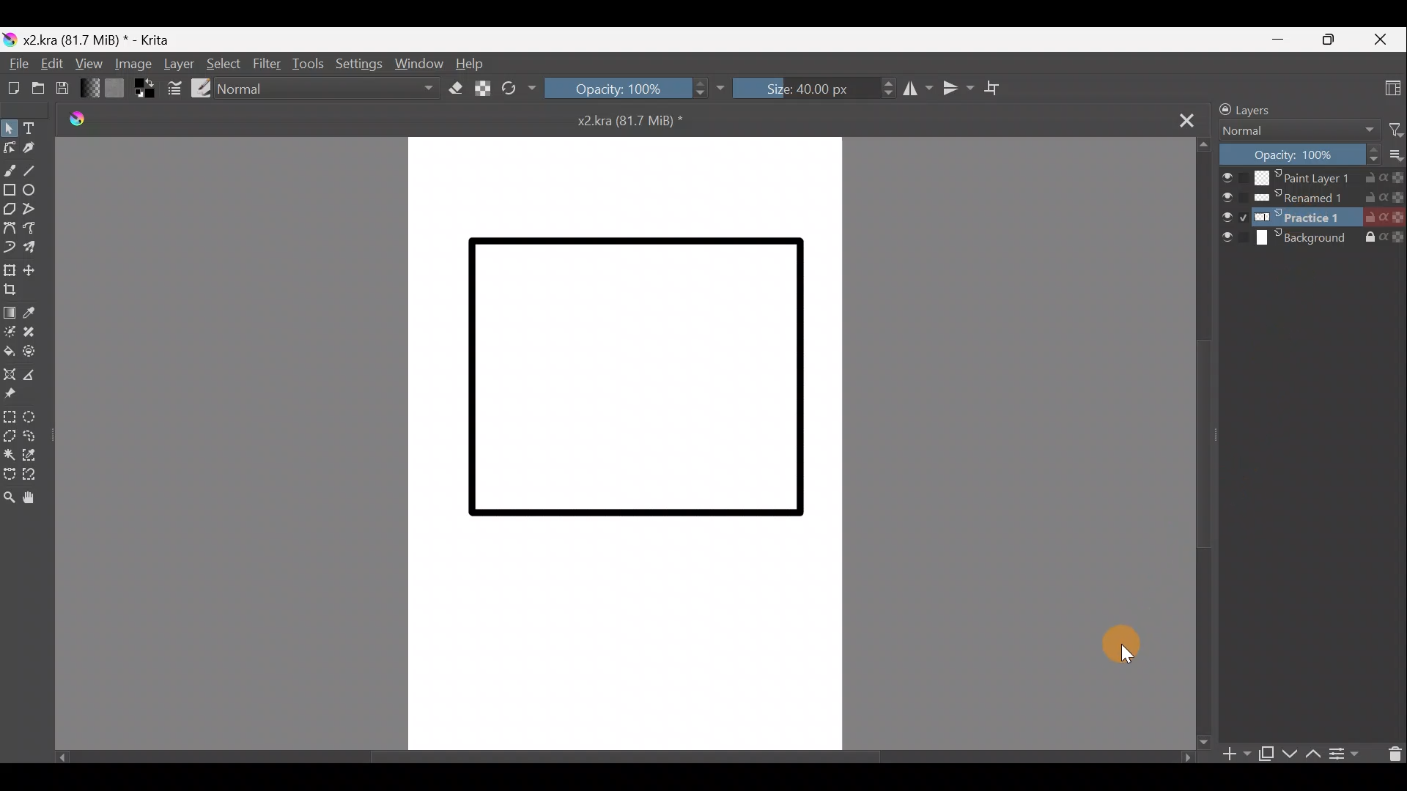 The width and height of the screenshot is (1407, 791). What do you see at coordinates (309, 65) in the screenshot?
I see `Tools` at bounding box center [309, 65].